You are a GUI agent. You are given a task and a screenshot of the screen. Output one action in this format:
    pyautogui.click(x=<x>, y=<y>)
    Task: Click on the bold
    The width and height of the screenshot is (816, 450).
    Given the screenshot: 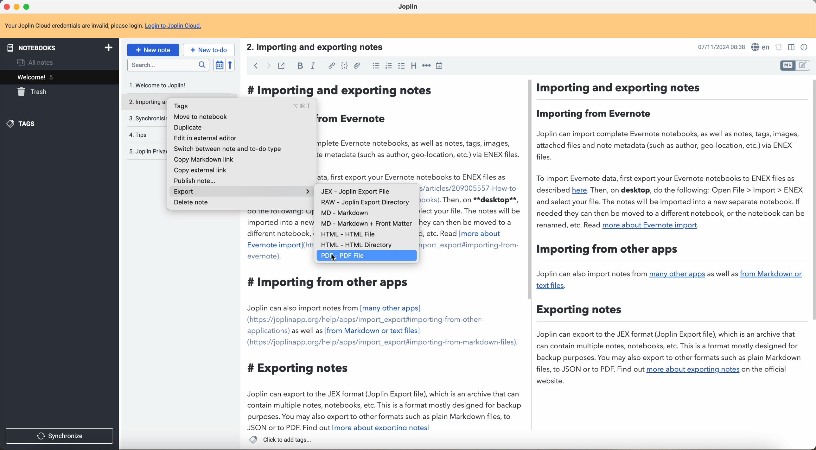 What is the action you would take?
    pyautogui.click(x=301, y=65)
    